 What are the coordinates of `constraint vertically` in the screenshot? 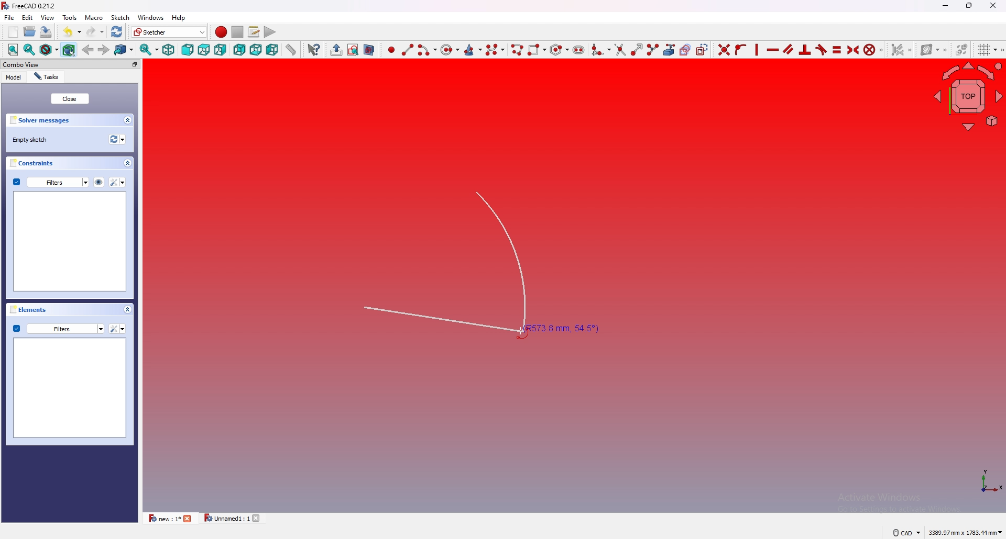 It's located at (758, 49).